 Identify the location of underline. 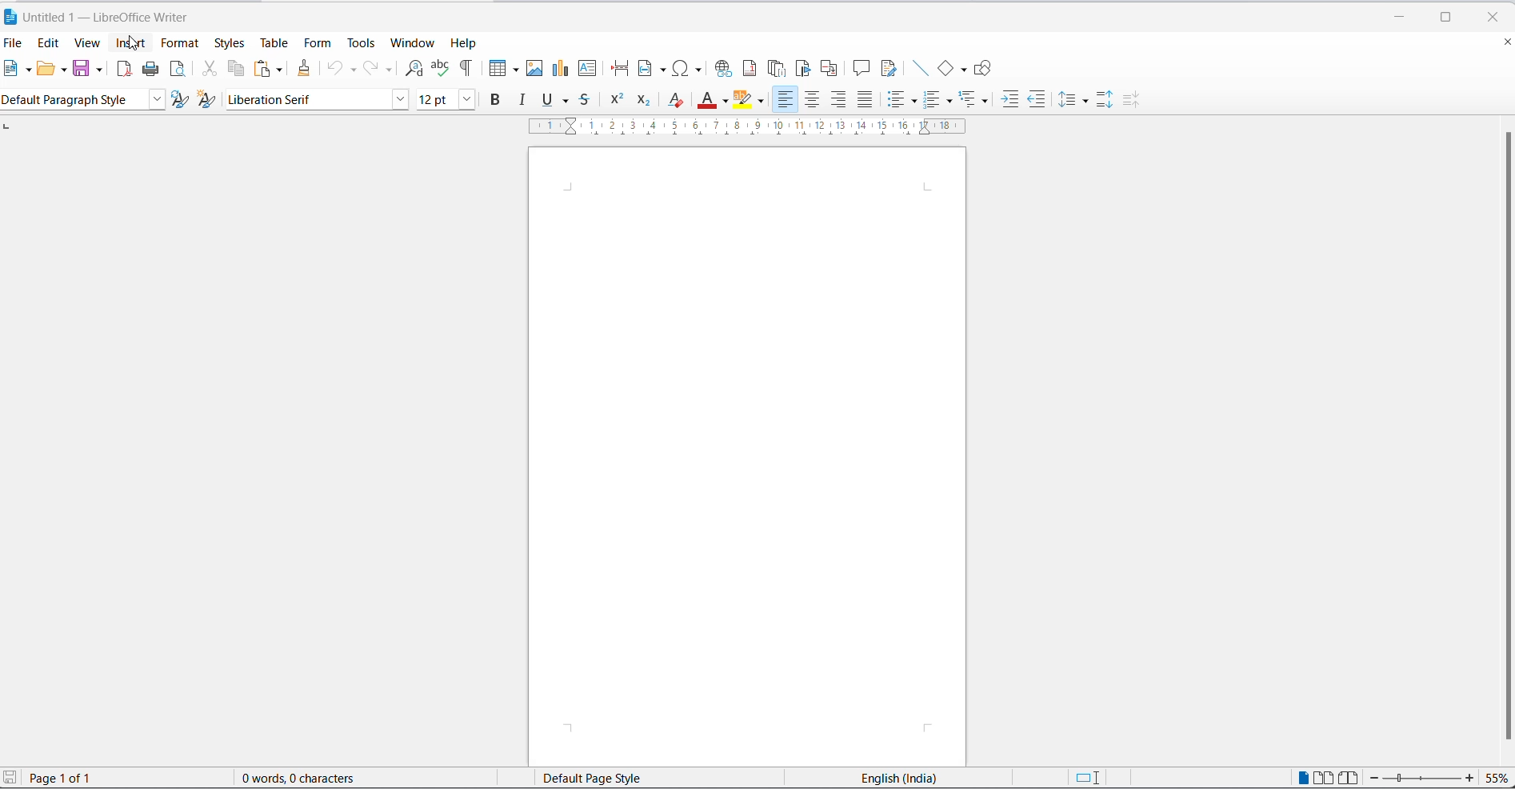
(546, 100).